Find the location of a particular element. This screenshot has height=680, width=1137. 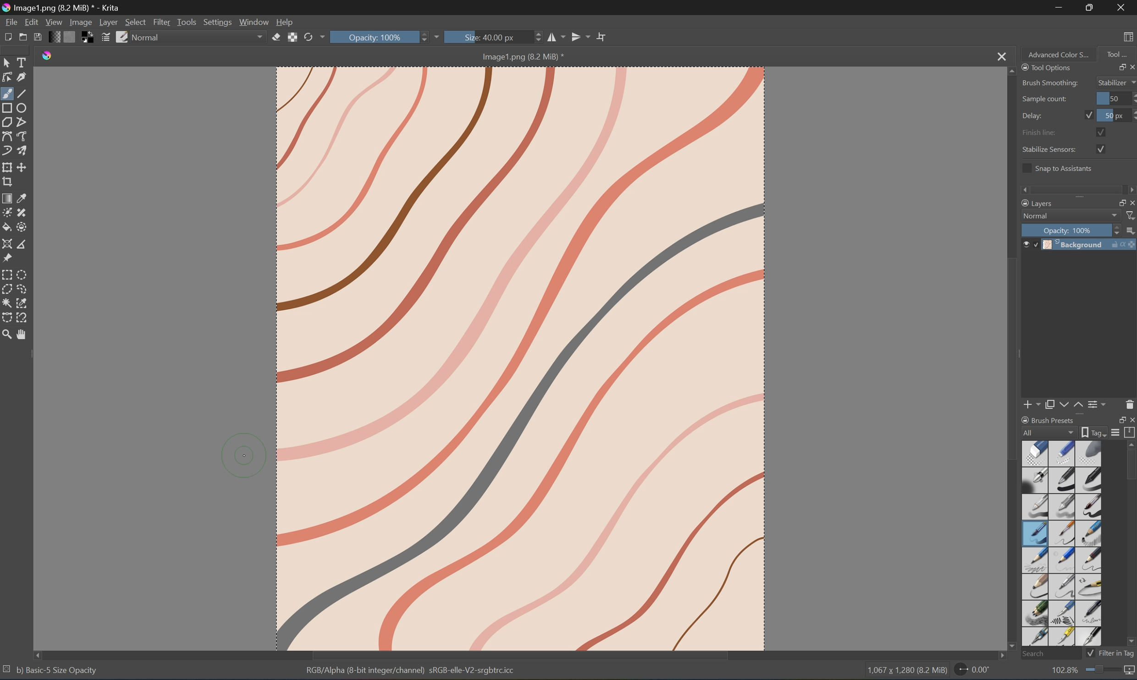

Visibility is located at coordinates (1024, 241).